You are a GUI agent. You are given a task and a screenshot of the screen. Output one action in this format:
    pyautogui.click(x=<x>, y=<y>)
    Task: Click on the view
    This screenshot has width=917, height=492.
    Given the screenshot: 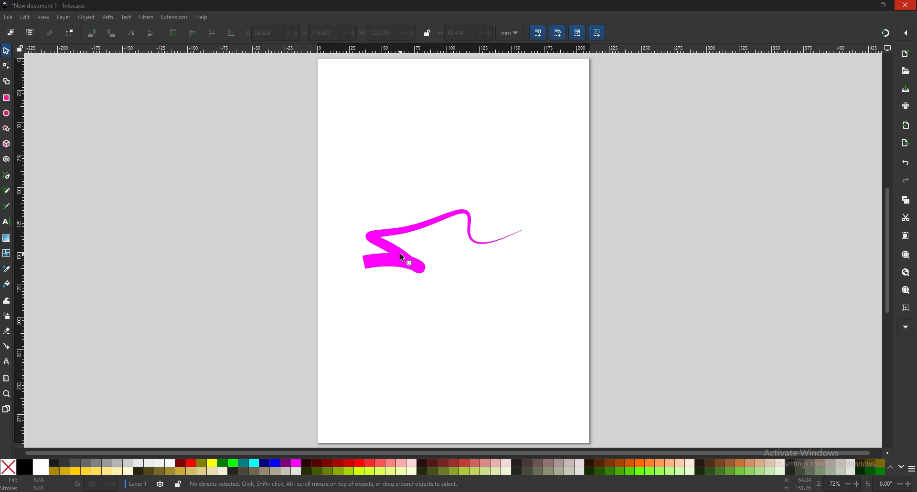 What is the action you would take?
    pyautogui.click(x=43, y=17)
    